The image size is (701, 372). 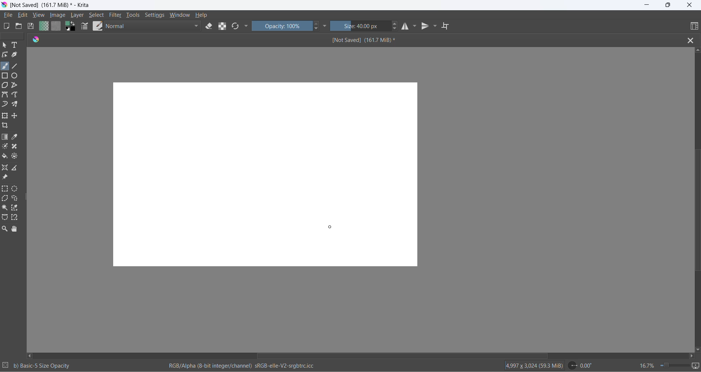 What do you see at coordinates (78, 15) in the screenshot?
I see `layer` at bounding box center [78, 15].